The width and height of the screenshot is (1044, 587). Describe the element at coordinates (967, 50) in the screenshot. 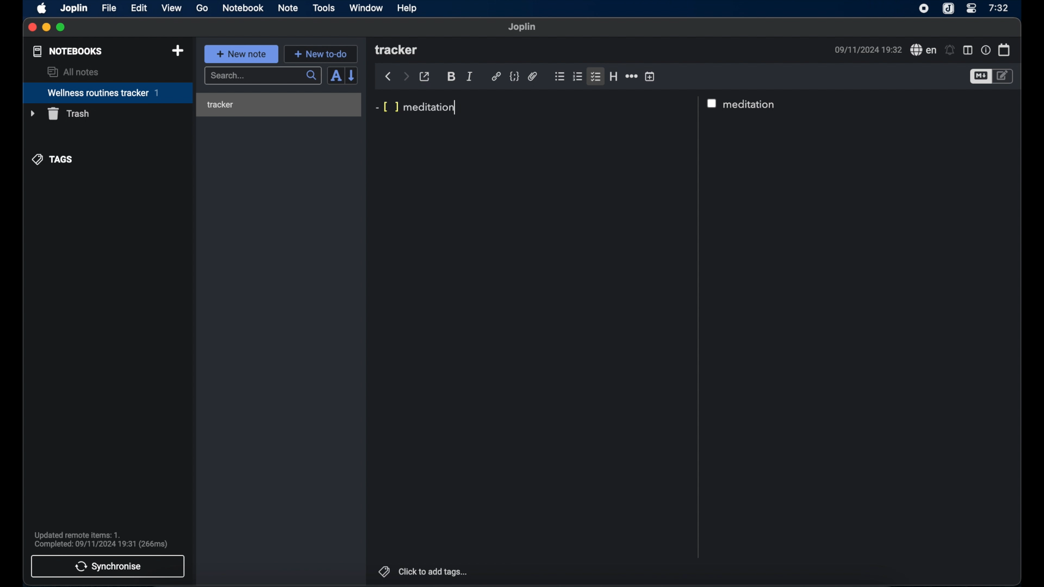

I see `toggle editor layout` at that location.